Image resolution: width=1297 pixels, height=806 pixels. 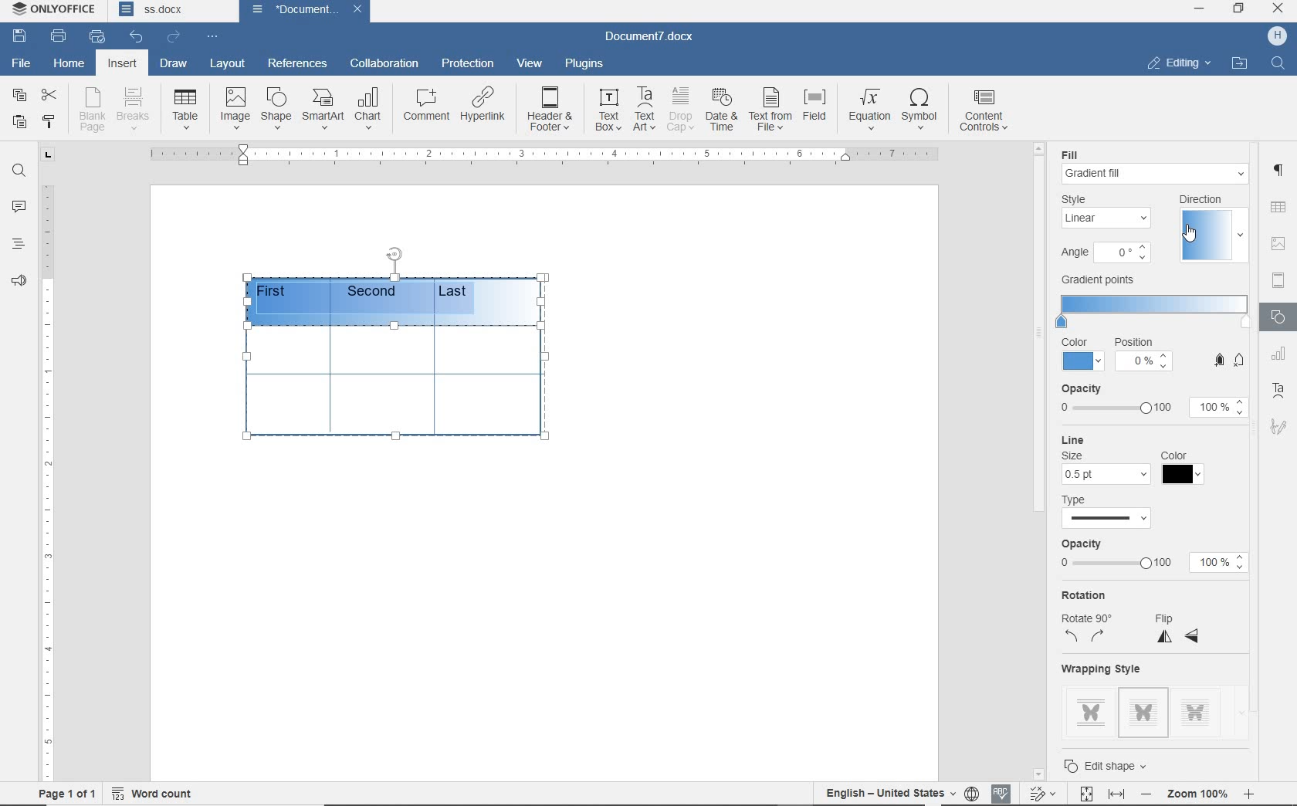 I want to click on OPEN FILE LOCATION, so click(x=1241, y=63).